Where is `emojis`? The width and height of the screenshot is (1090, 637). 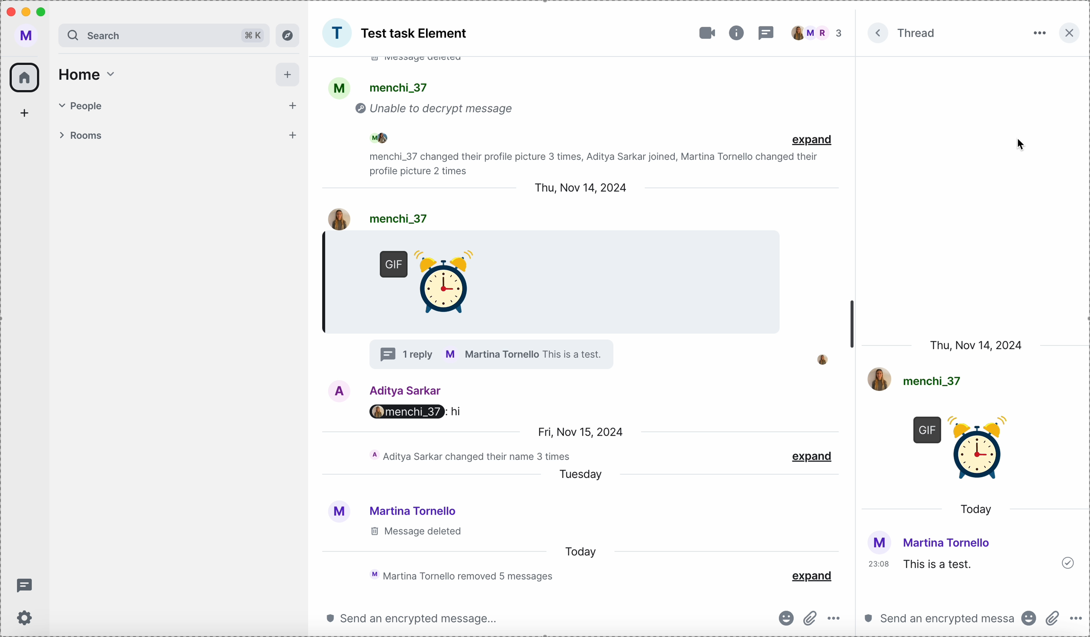 emojis is located at coordinates (1029, 621).